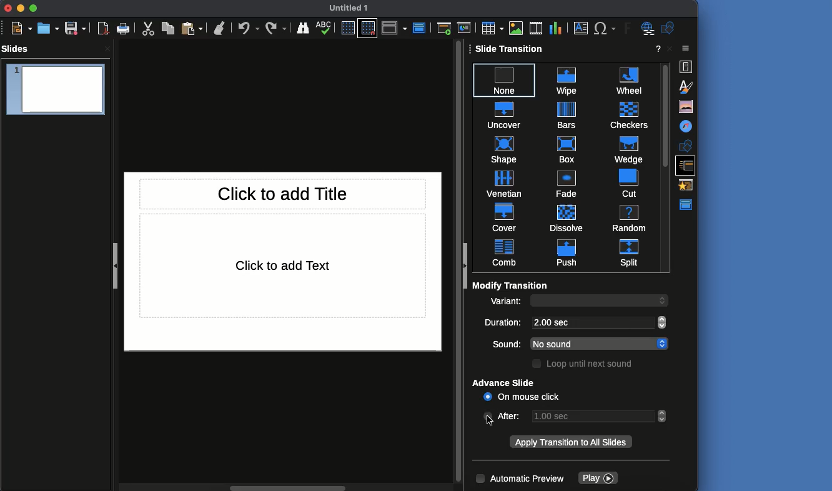 The height and width of the screenshot is (491, 832). I want to click on Open, so click(49, 27).